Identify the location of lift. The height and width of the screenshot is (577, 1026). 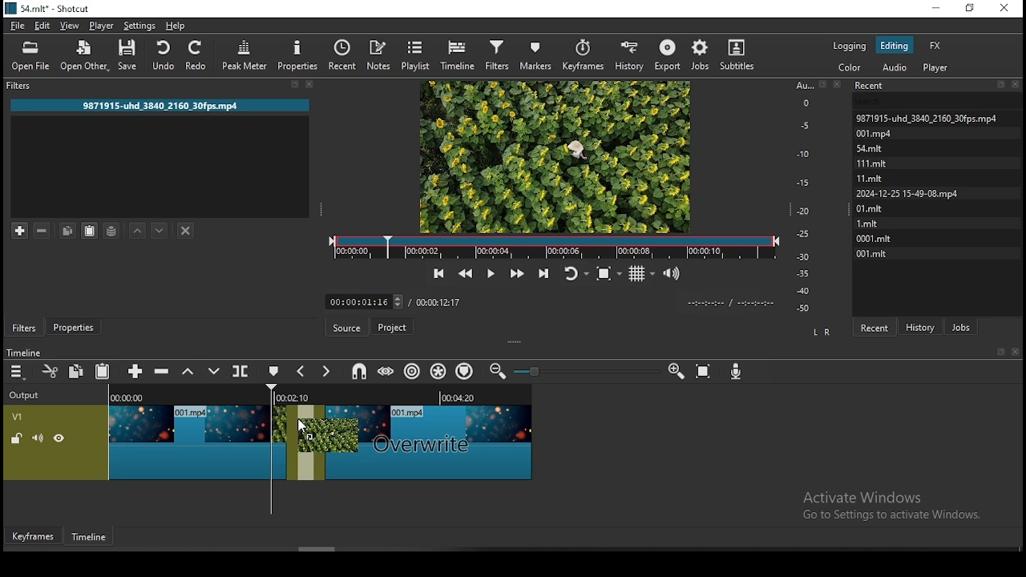
(189, 372).